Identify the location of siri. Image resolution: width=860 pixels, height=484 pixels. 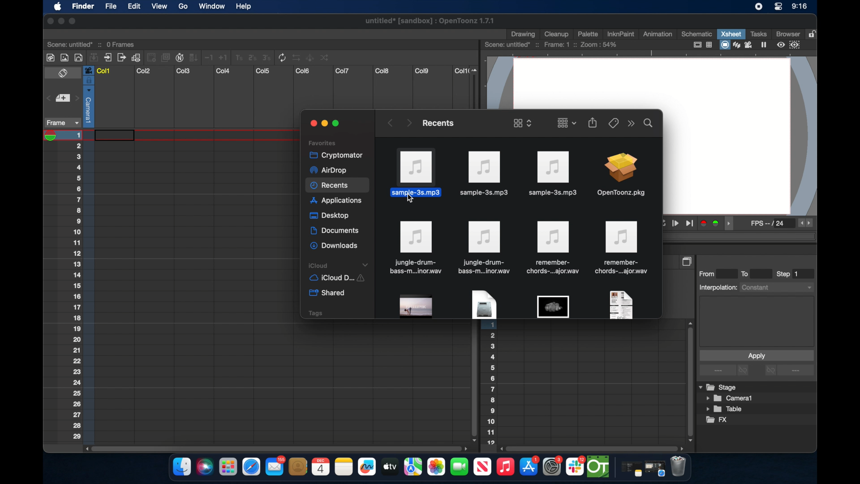
(204, 467).